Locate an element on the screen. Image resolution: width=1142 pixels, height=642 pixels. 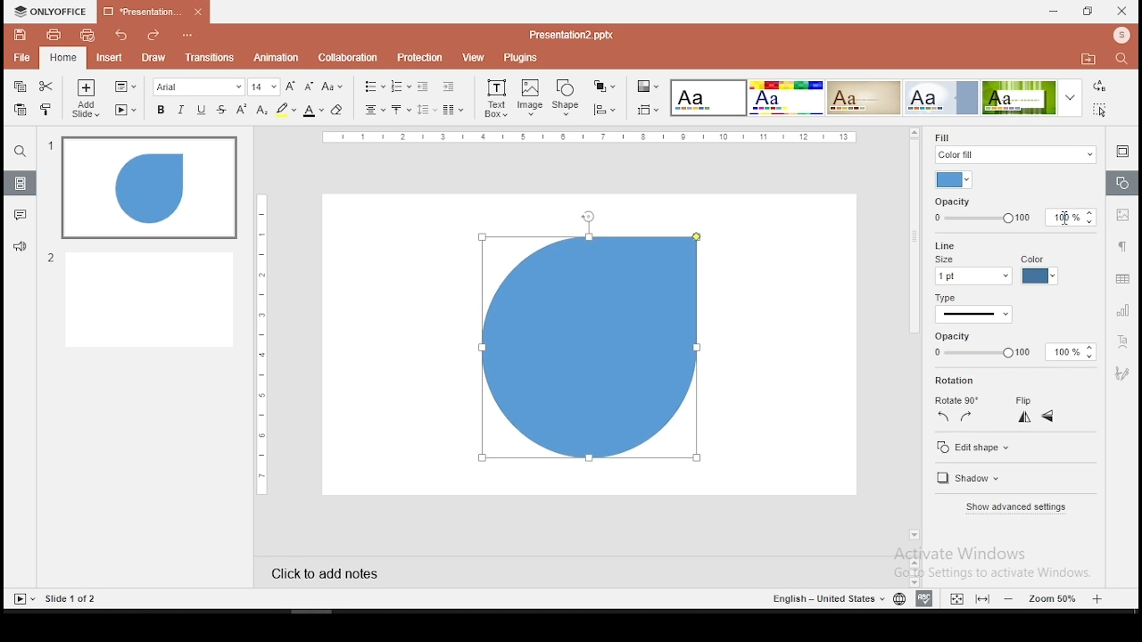
align objects is located at coordinates (604, 110).